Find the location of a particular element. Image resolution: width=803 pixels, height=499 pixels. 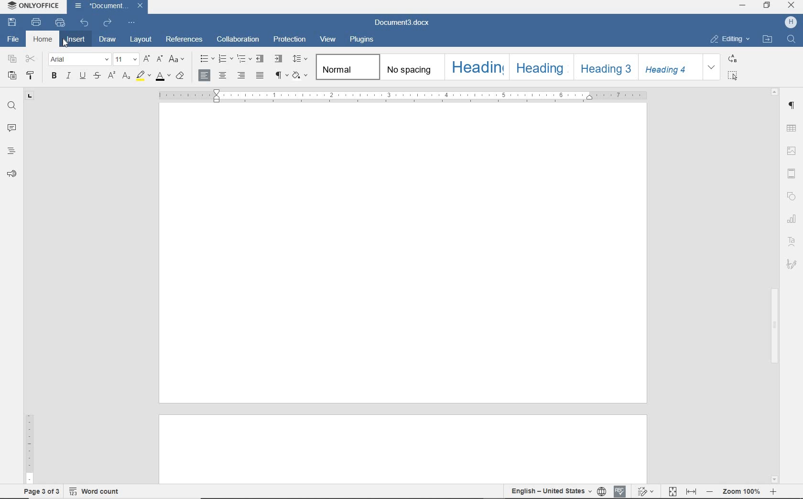

PROTECTION is located at coordinates (290, 40).